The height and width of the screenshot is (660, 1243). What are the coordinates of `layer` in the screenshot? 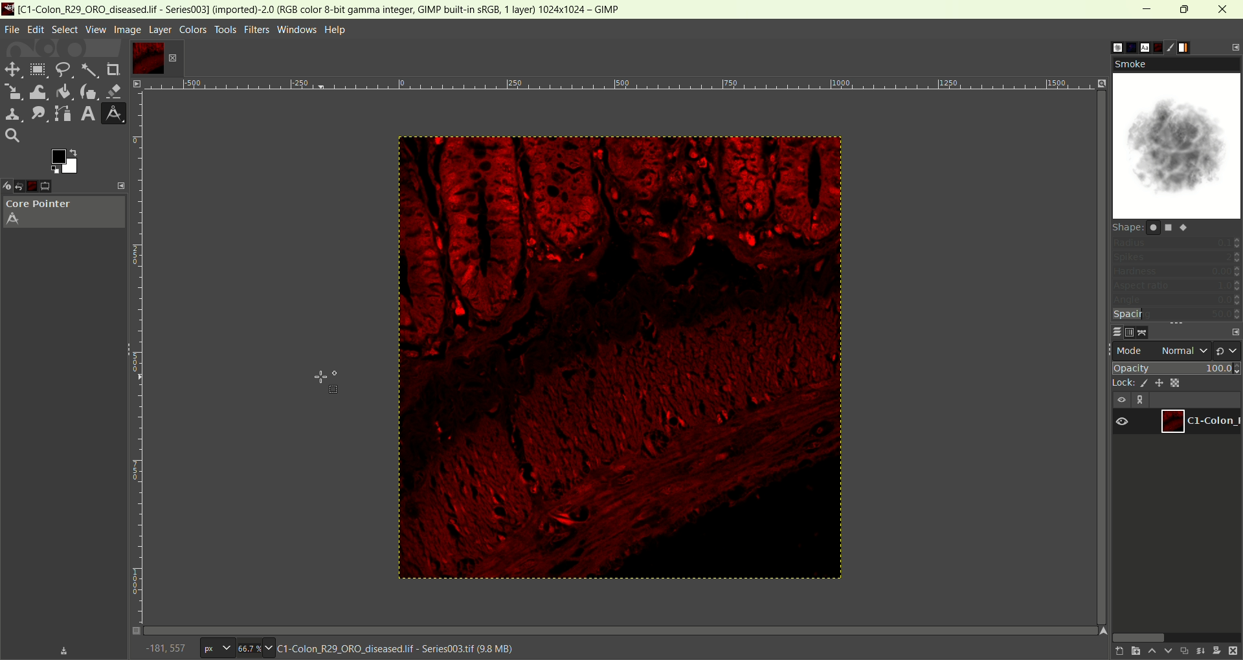 It's located at (161, 30).